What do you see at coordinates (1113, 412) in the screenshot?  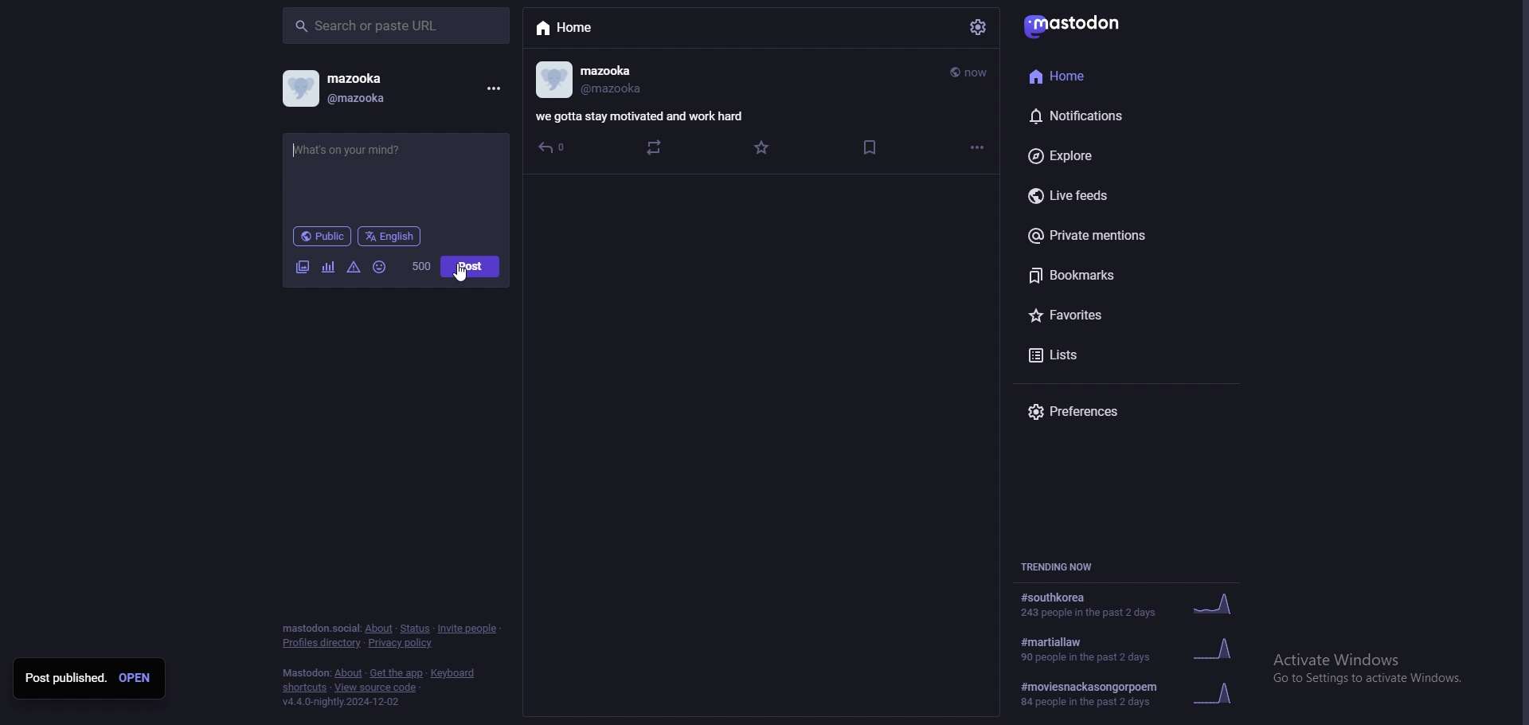 I see `preferences` at bounding box center [1113, 412].